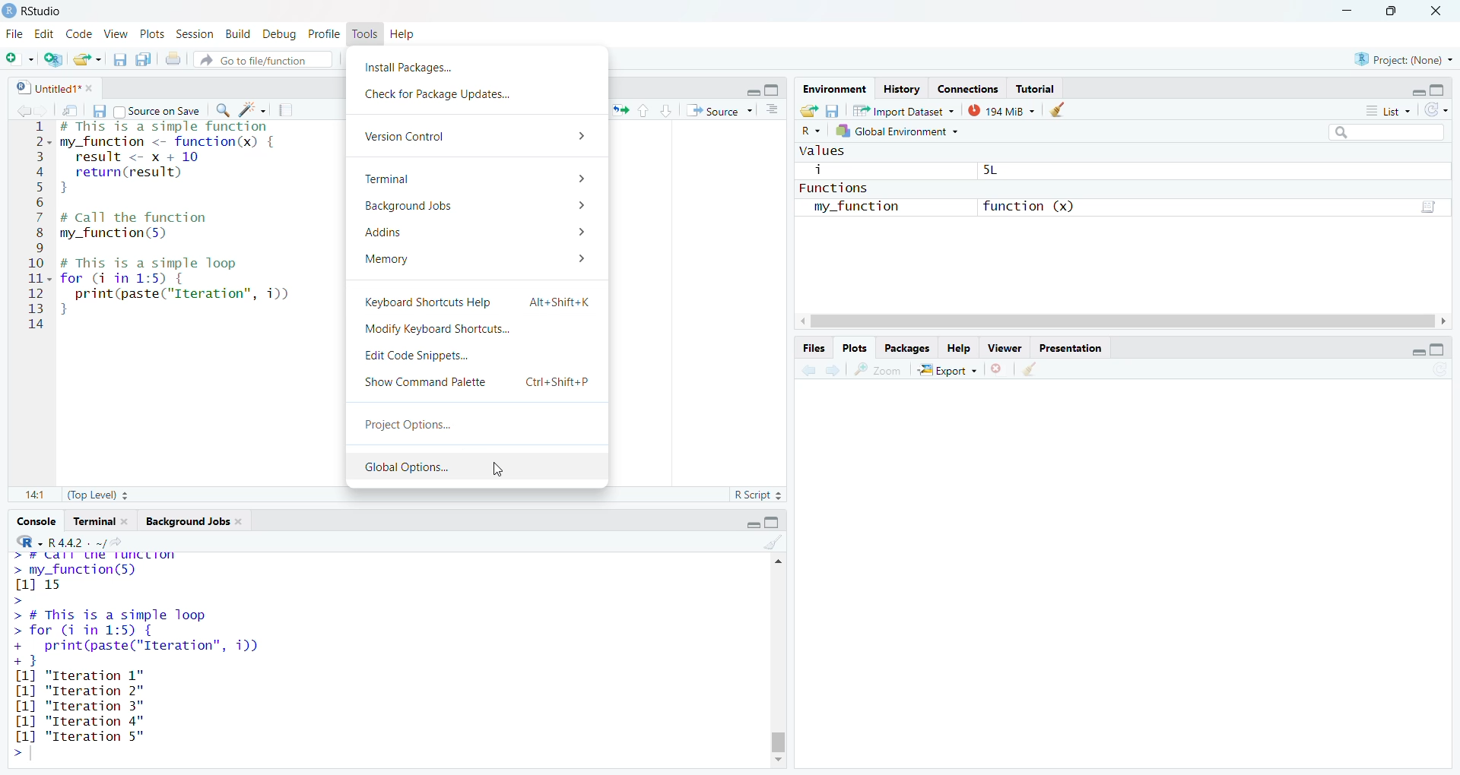  I want to click on Global Options..., so click(405, 468).